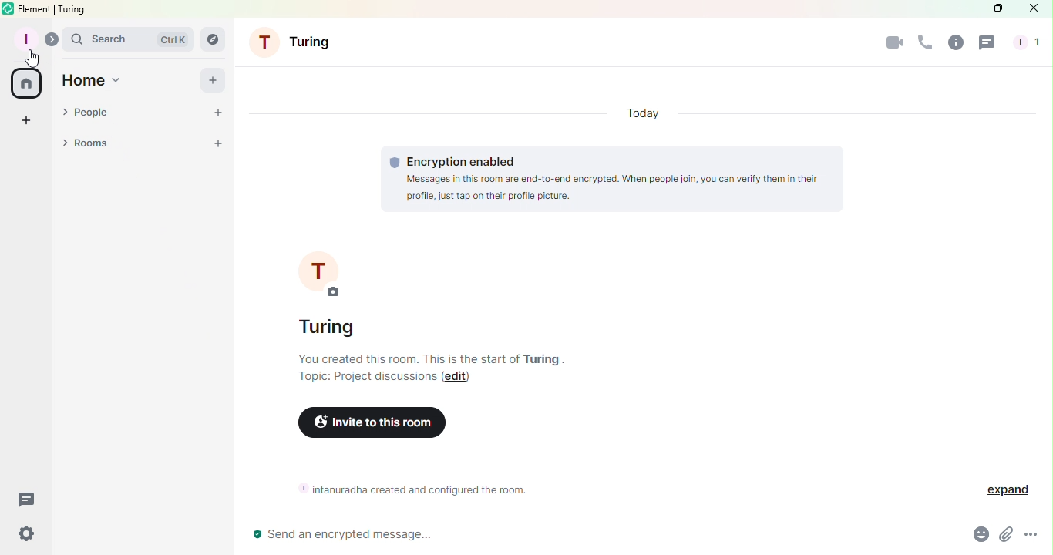 Image resolution: width=1053 pixels, height=555 pixels. Describe the element at coordinates (215, 80) in the screenshot. I see `Add` at that location.